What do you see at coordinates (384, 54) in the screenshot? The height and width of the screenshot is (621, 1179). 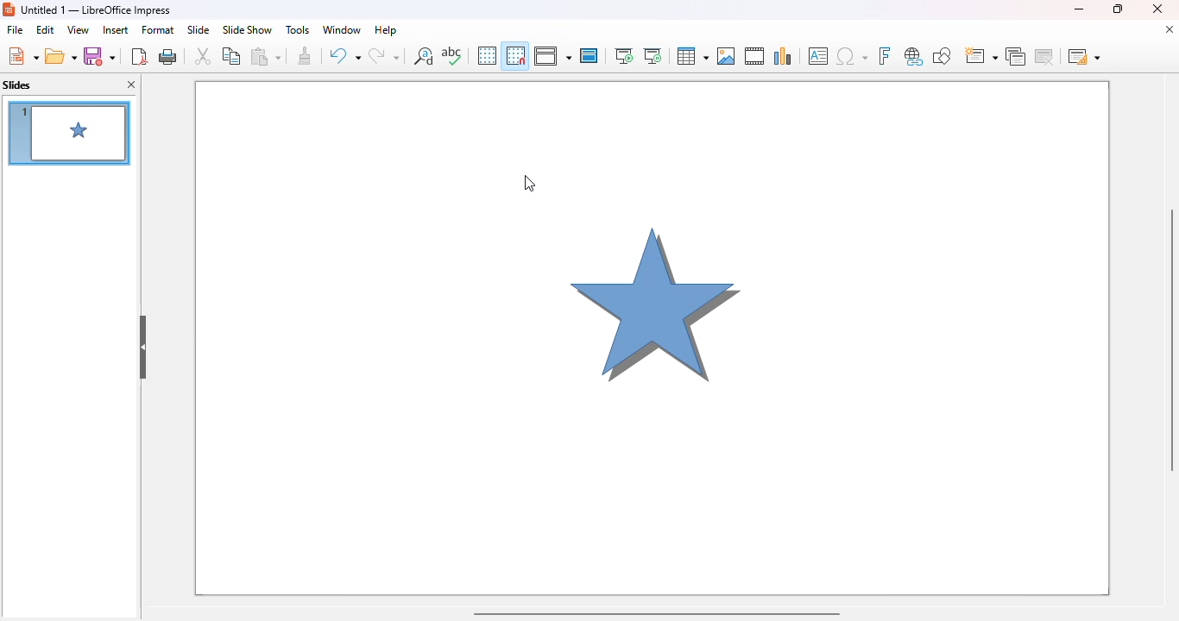 I see `redo` at bounding box center [384, 54].